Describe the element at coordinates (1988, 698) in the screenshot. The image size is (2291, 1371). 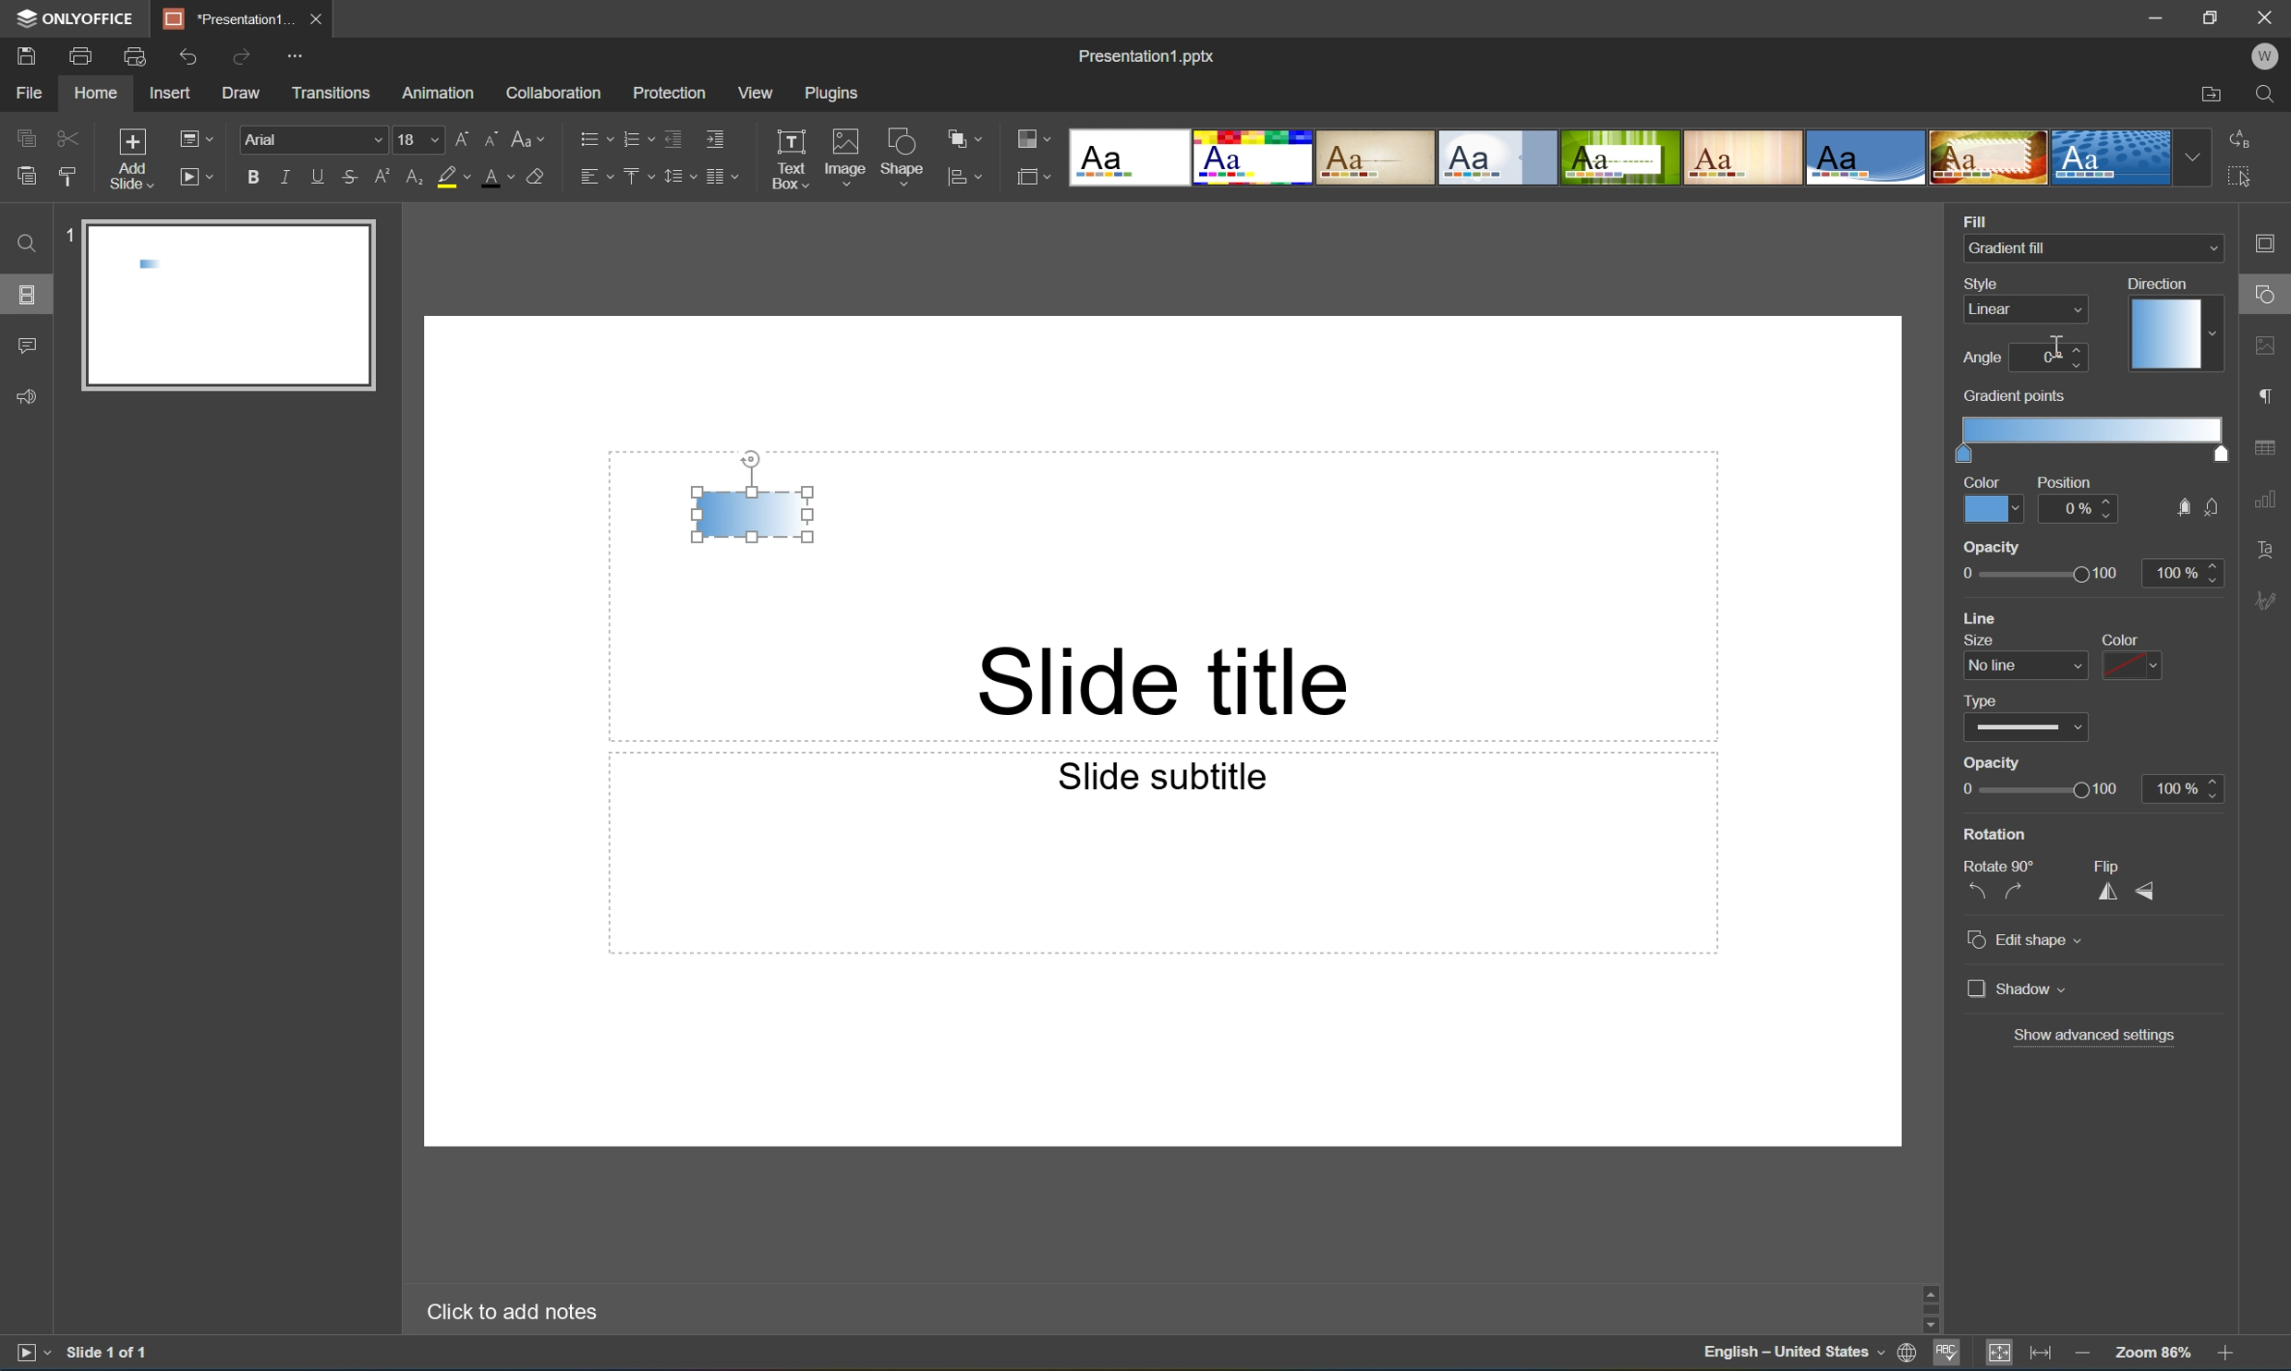
I see `type` at that location.